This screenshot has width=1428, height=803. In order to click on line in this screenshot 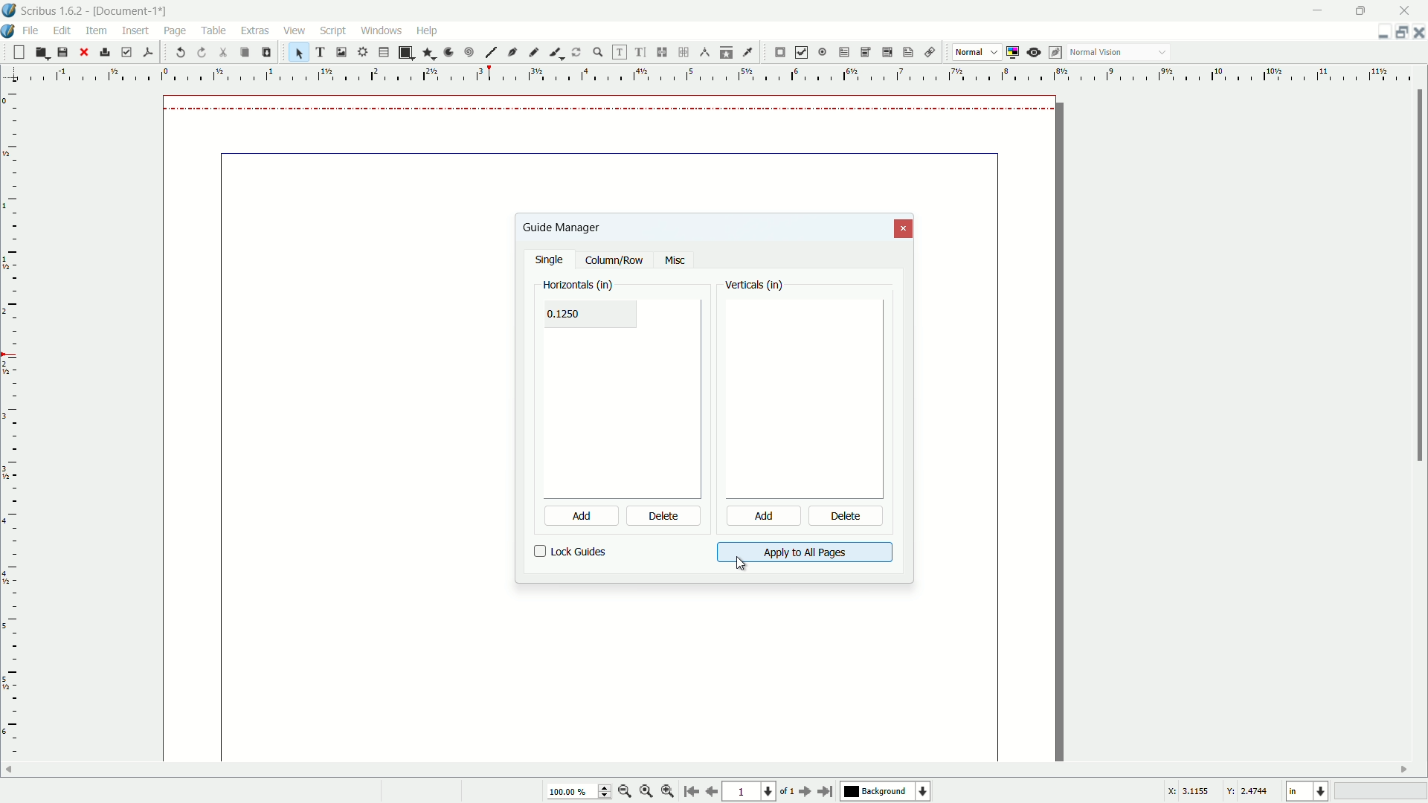, I will do `click(491, 53)`.